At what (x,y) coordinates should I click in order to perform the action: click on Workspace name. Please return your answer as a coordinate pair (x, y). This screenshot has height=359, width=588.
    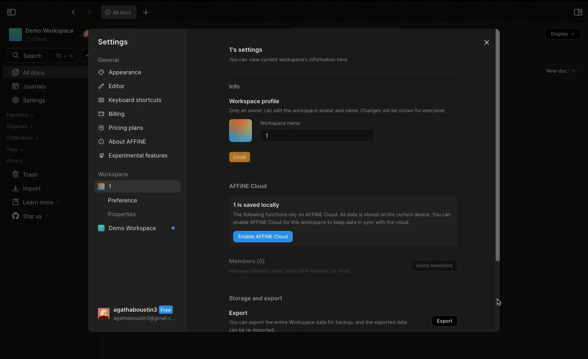
    Looking at the image, I should click on (289, 122).